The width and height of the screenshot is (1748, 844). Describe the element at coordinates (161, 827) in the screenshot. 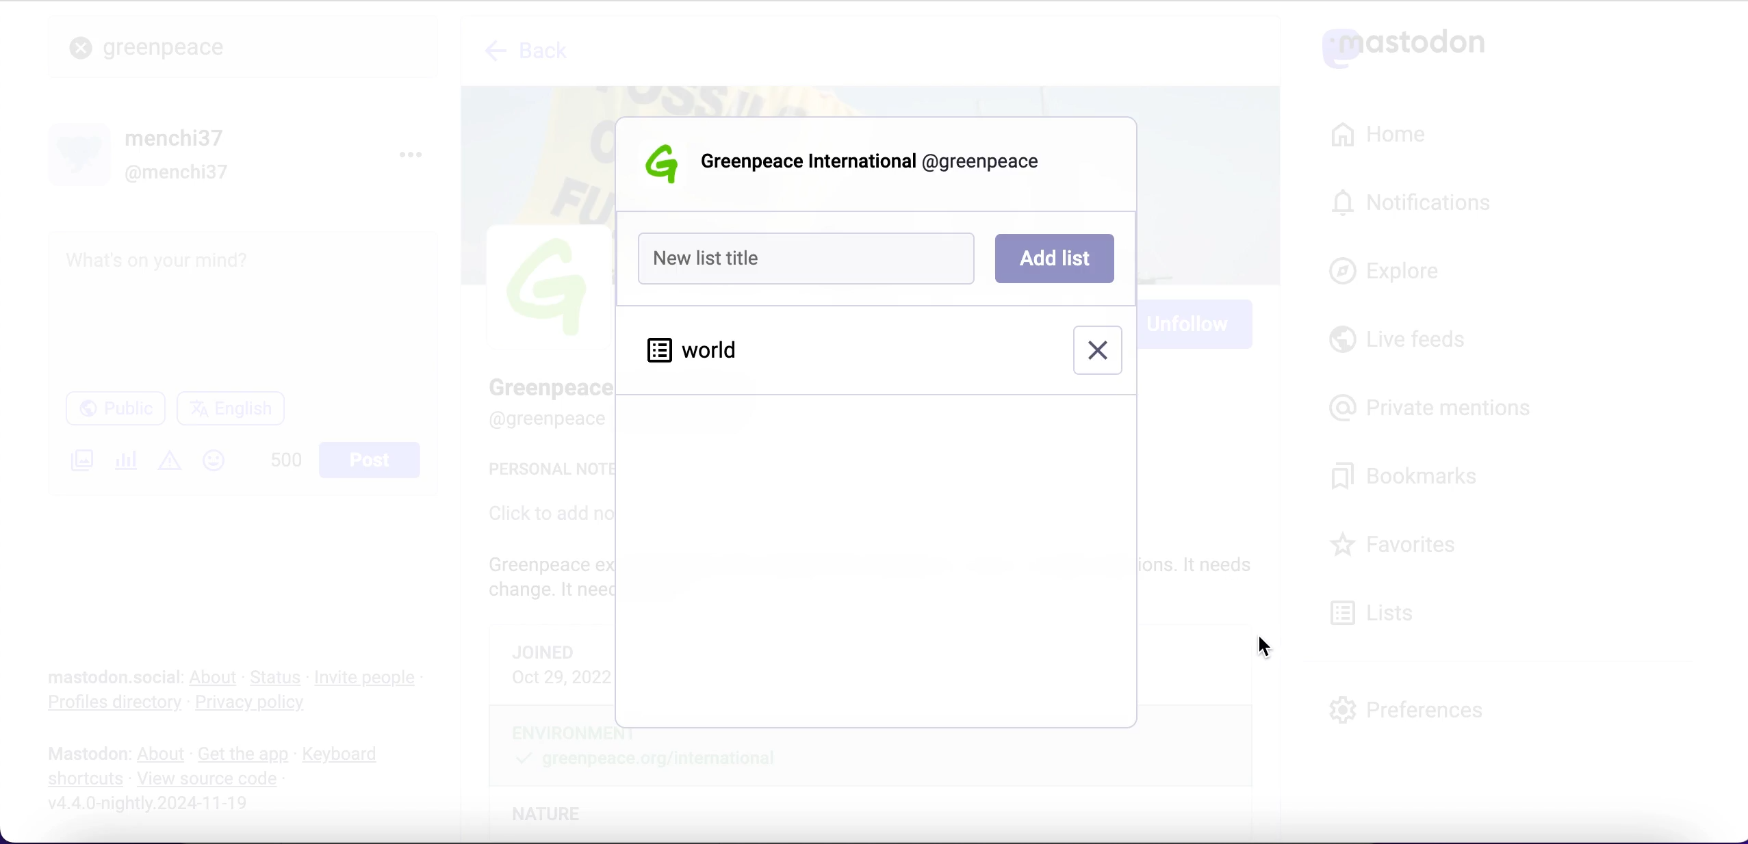

I see `URL` at that location.